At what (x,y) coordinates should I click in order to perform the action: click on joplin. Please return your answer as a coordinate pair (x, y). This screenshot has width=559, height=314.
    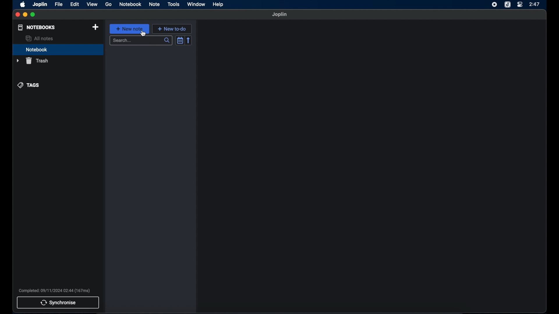
    Looking at the image, I should click on (40, 5).